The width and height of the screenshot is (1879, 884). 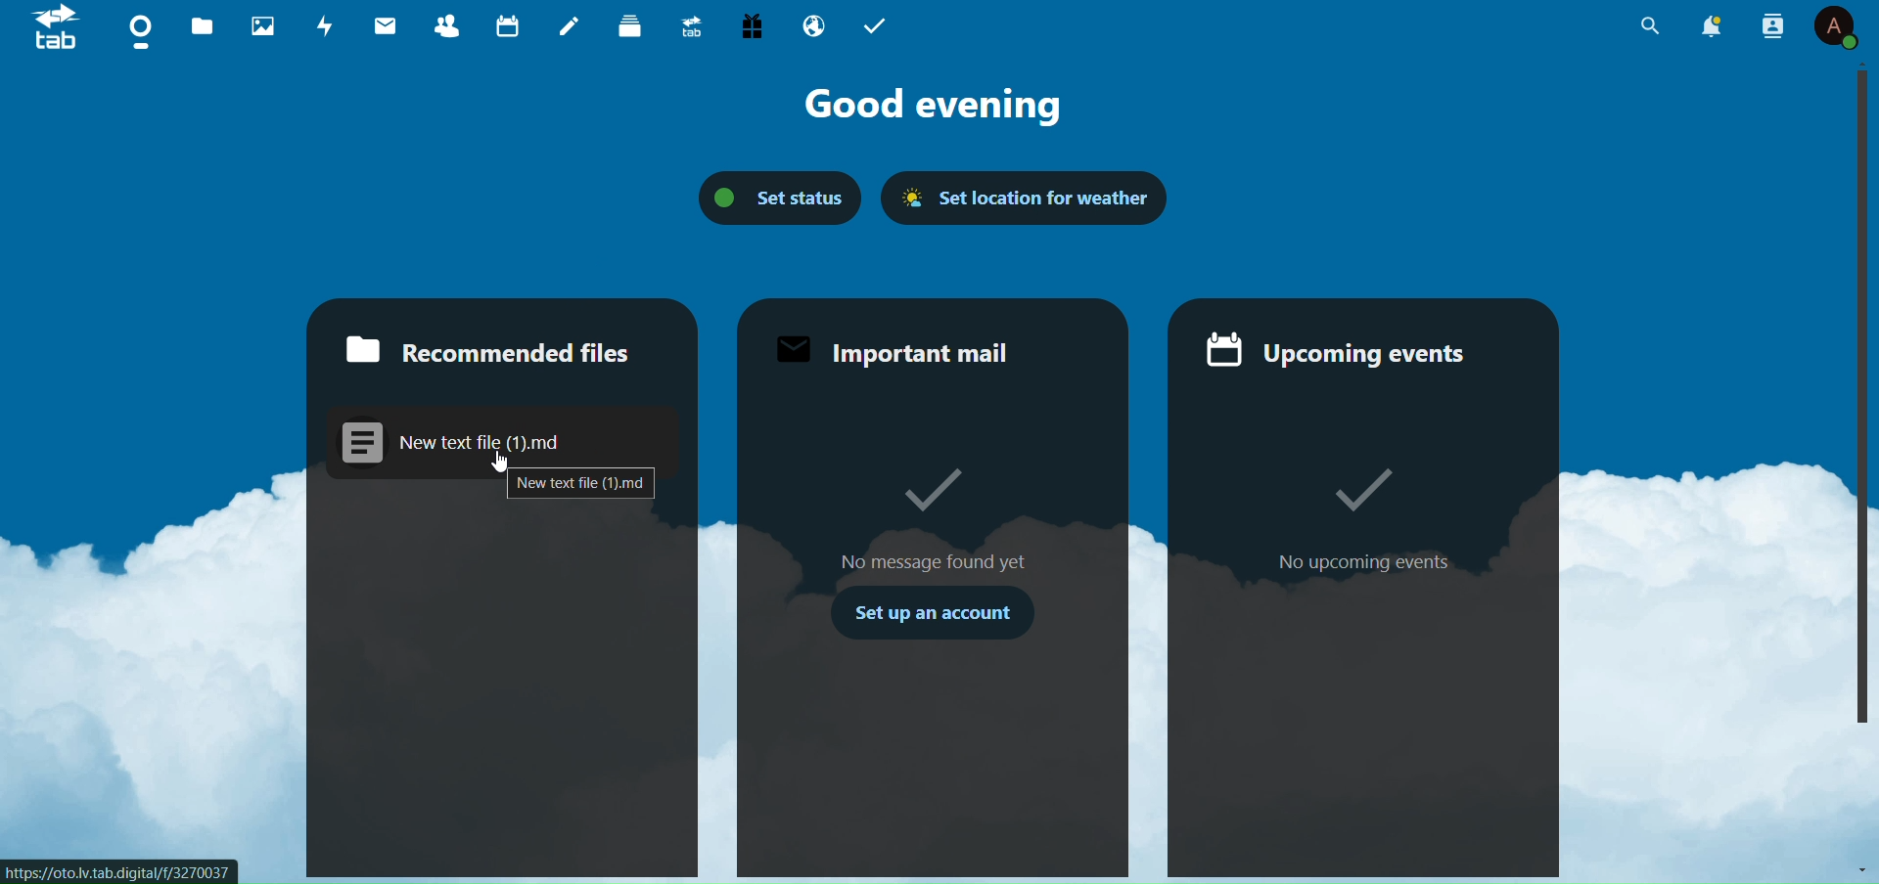 What do you see at coordinates (815, 25) in the screenshot?
I see `email hosting` at bounding box center [815, 25].